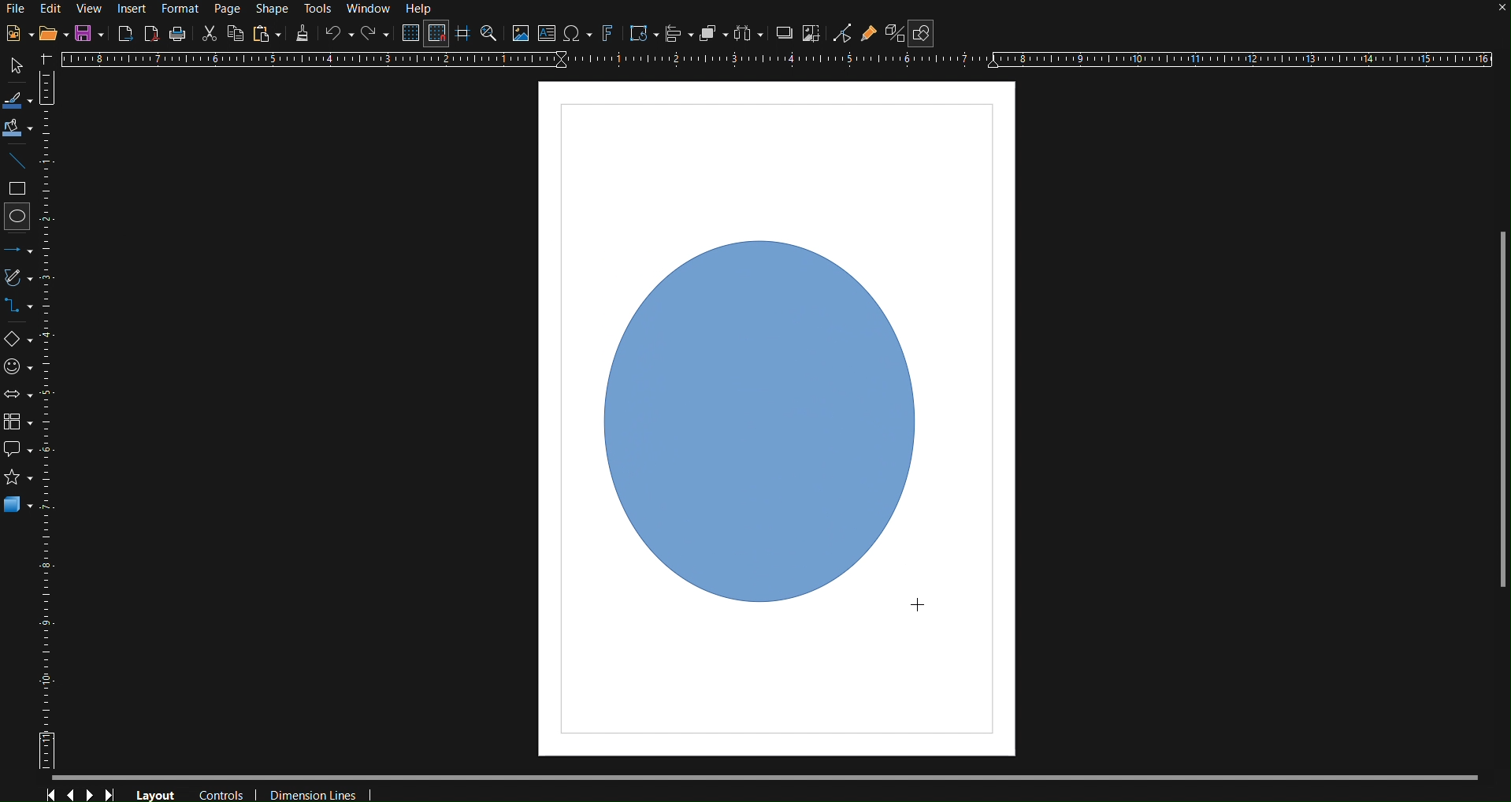 This screenshot has width=1511, height=802. What do you see at coordinates (178, 34) in the screenshot?
I see `Print` at bounding box center [178, 34].